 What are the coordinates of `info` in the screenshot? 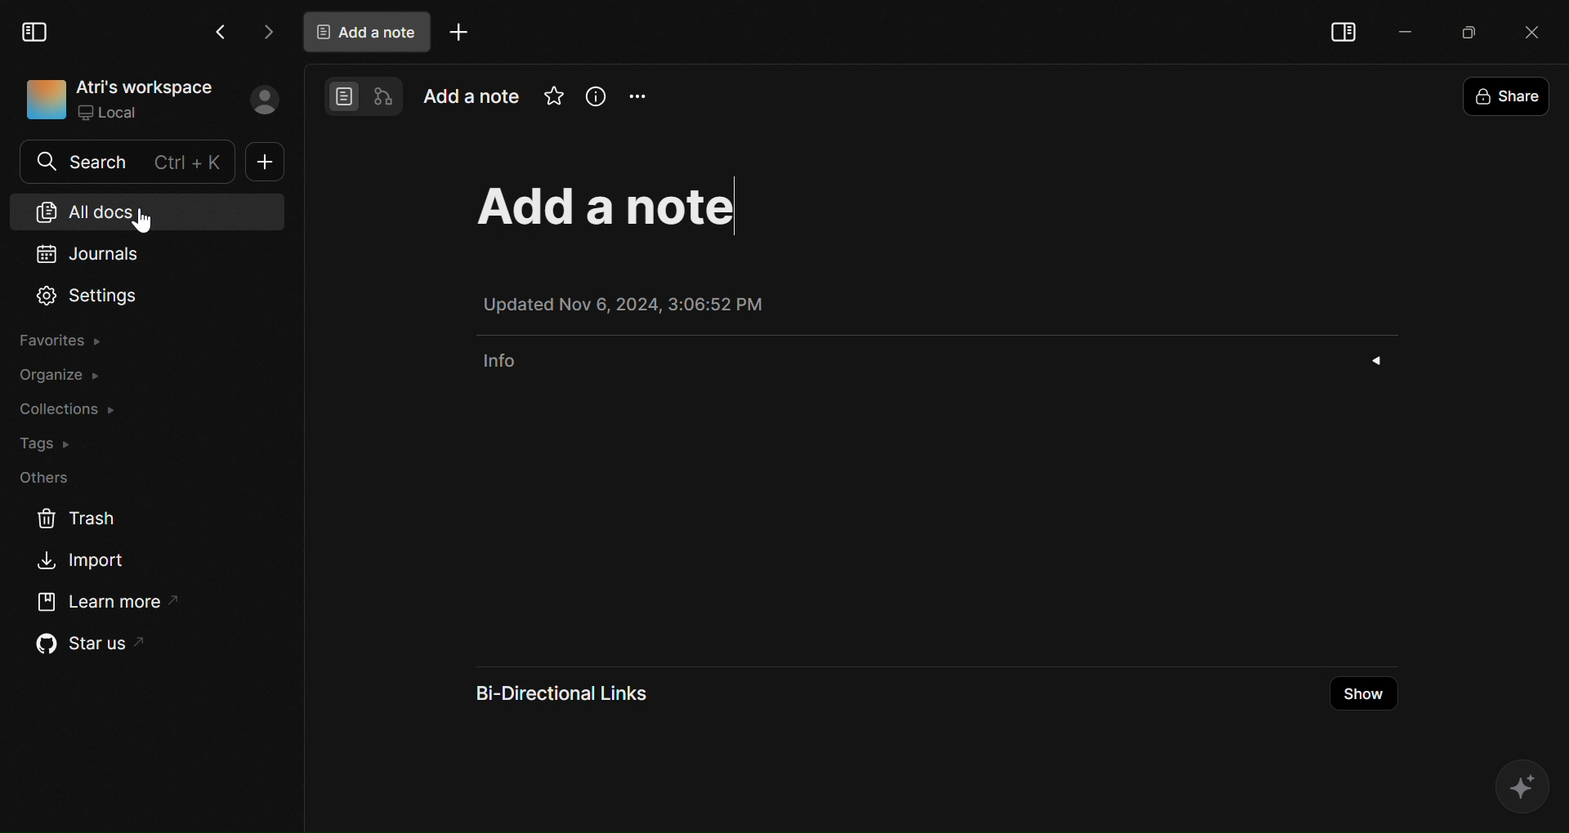 It's located at (504, 360).